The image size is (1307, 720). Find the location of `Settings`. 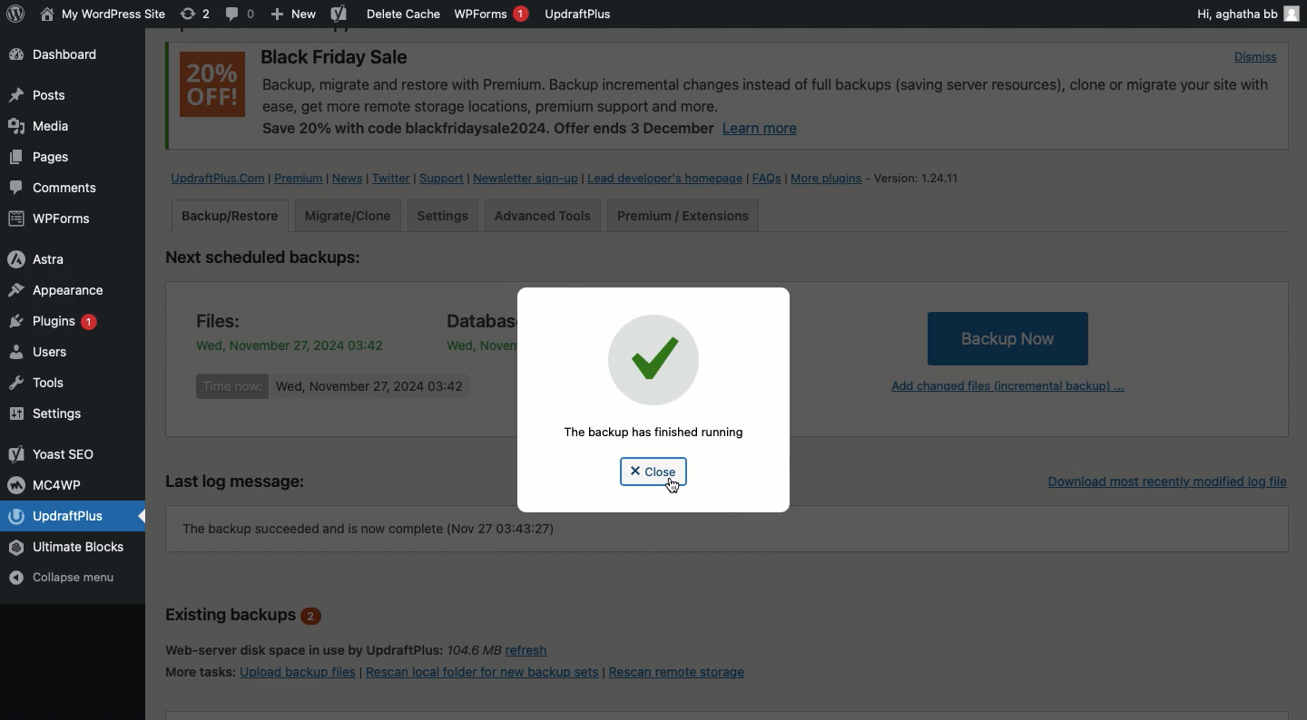

Settings is located at coordinates (445, 215).